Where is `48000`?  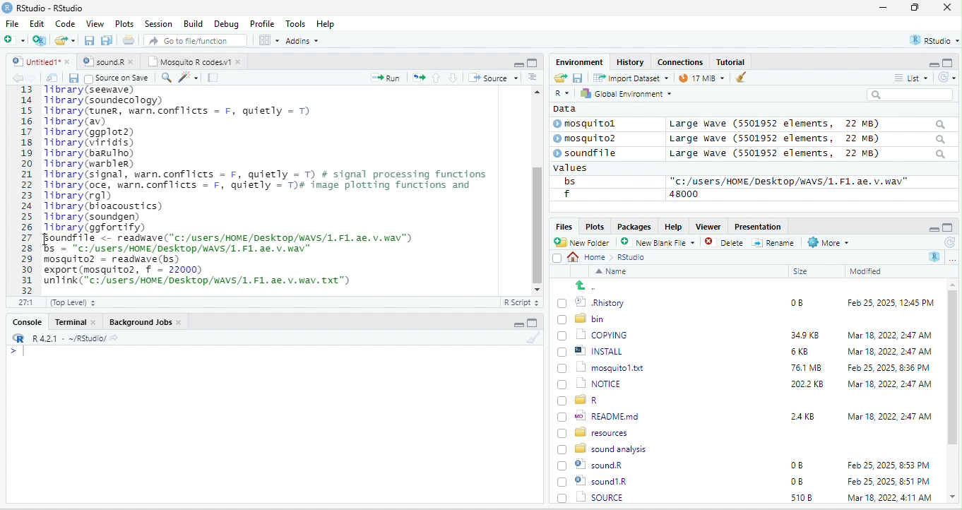 48000 is located at coordinates (684, 194).